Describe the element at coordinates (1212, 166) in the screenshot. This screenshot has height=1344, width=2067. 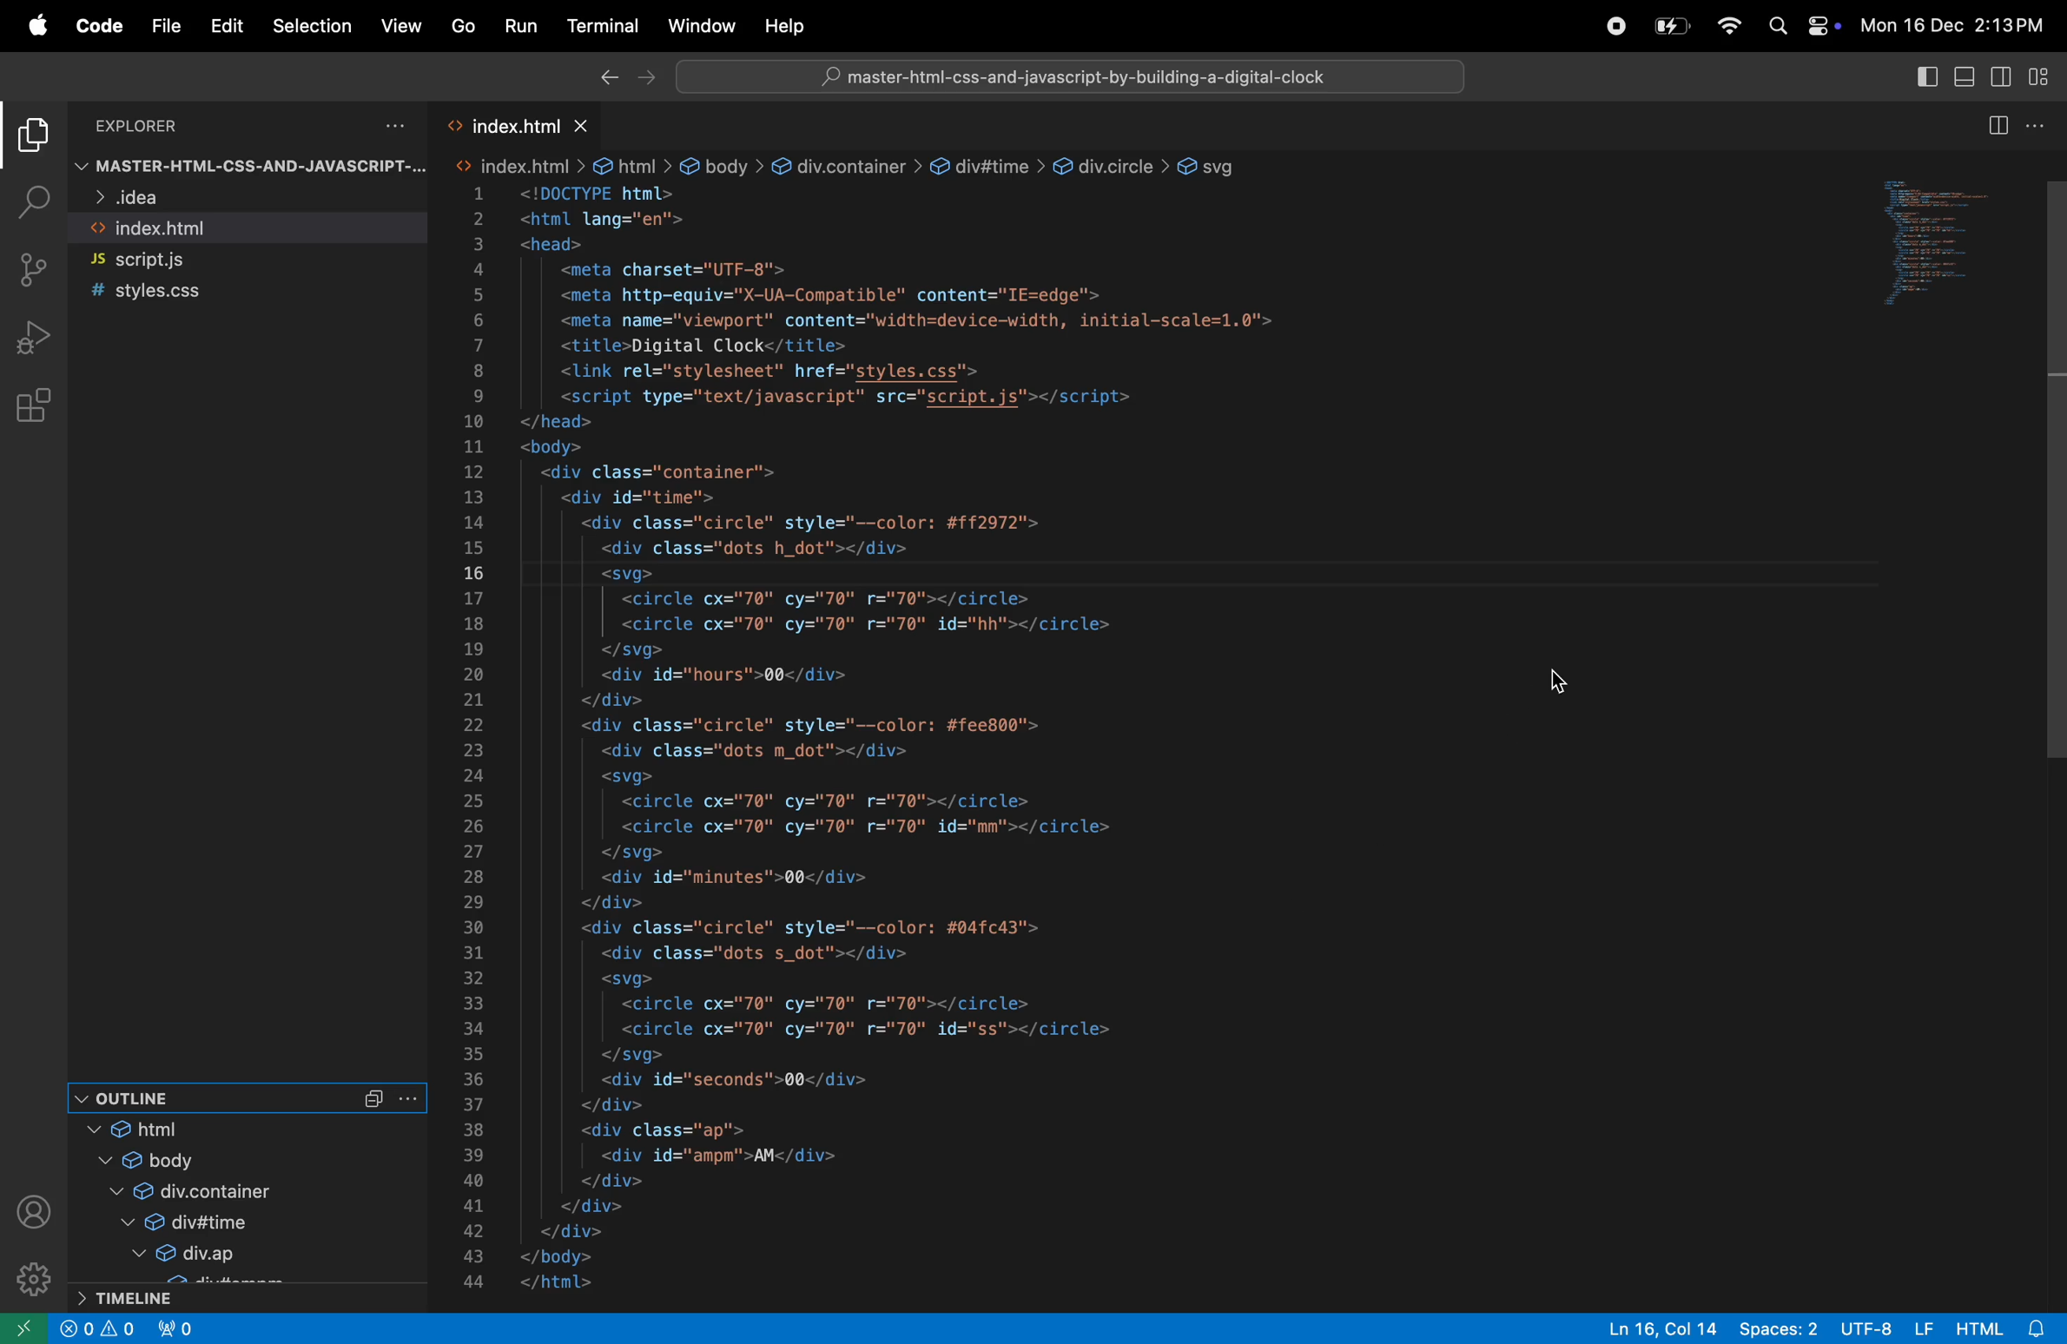
I see `svg` at that location.